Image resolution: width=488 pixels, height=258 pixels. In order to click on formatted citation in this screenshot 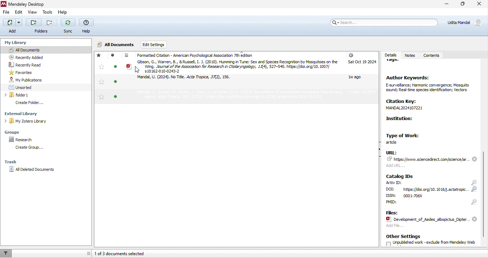, I will do `click(192, 55)`.